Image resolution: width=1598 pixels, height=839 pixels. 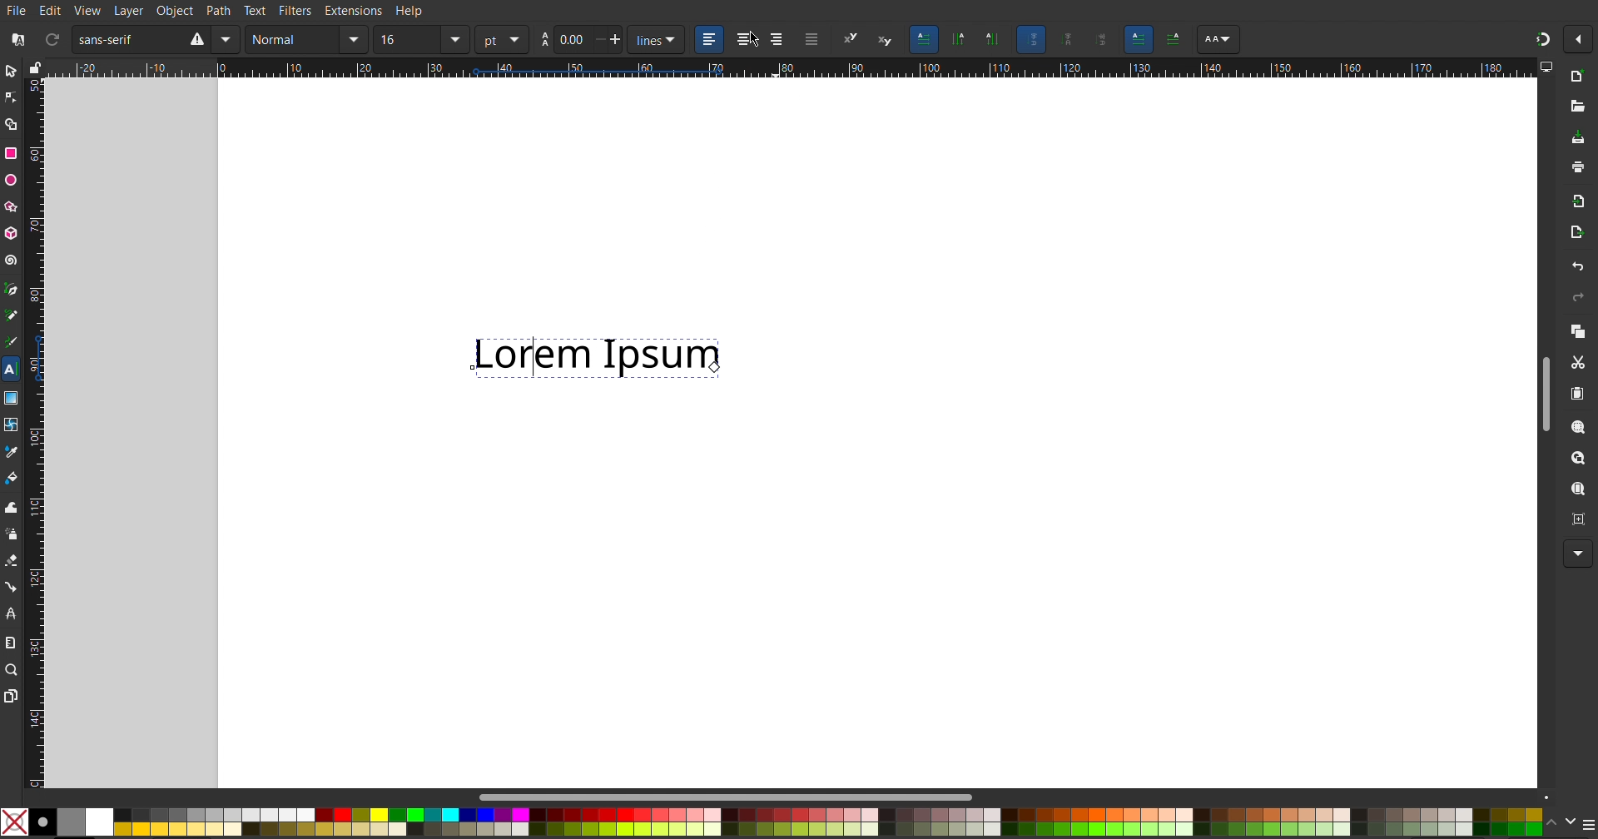 I want to click on Zoom Drawing, so click(x=1573, y=458).